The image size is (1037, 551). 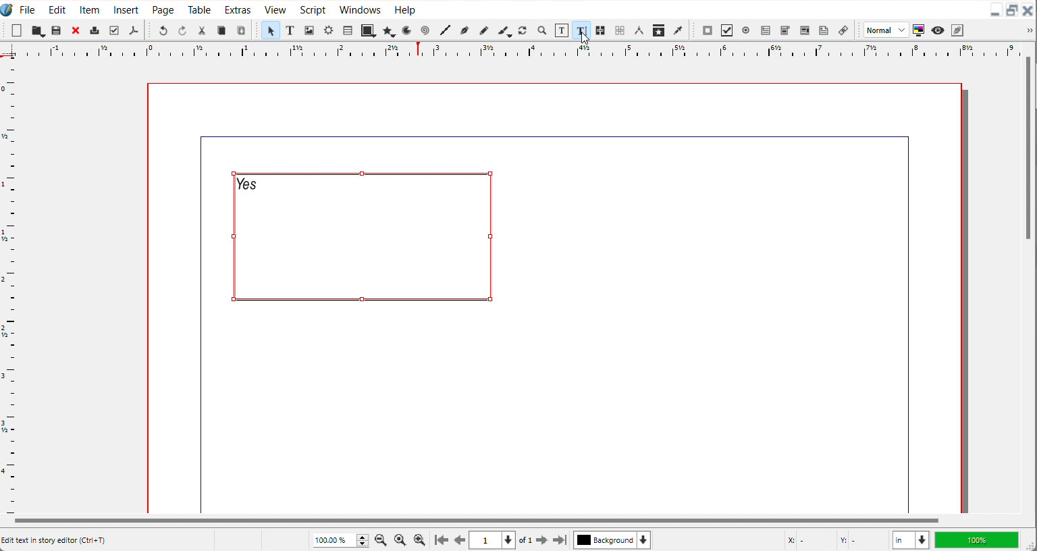 What do you see at coordinates (163, 30) in the screenshot?
I see `Undo` at bounding box center [163, 30].